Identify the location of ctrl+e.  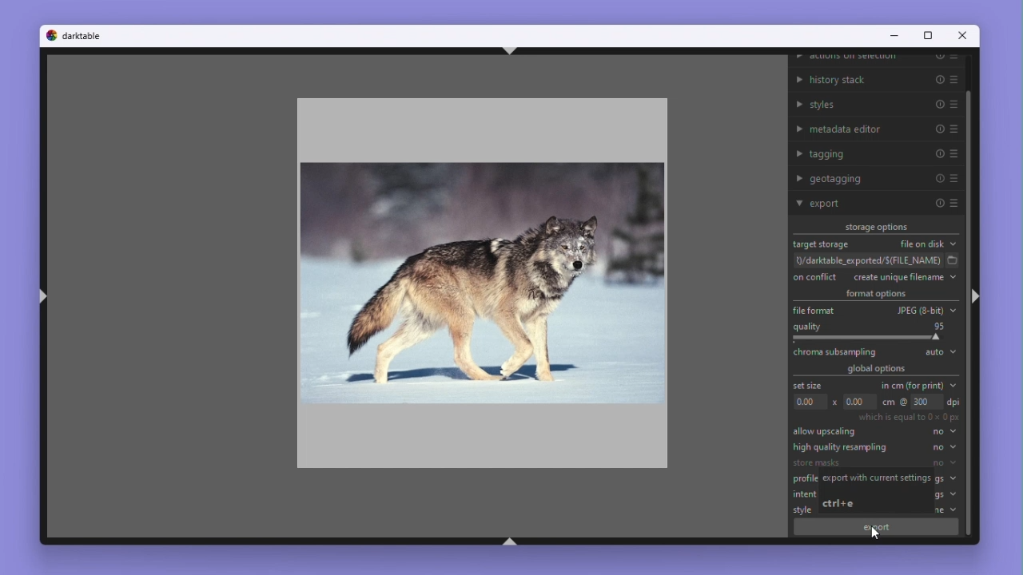
(840, 502).